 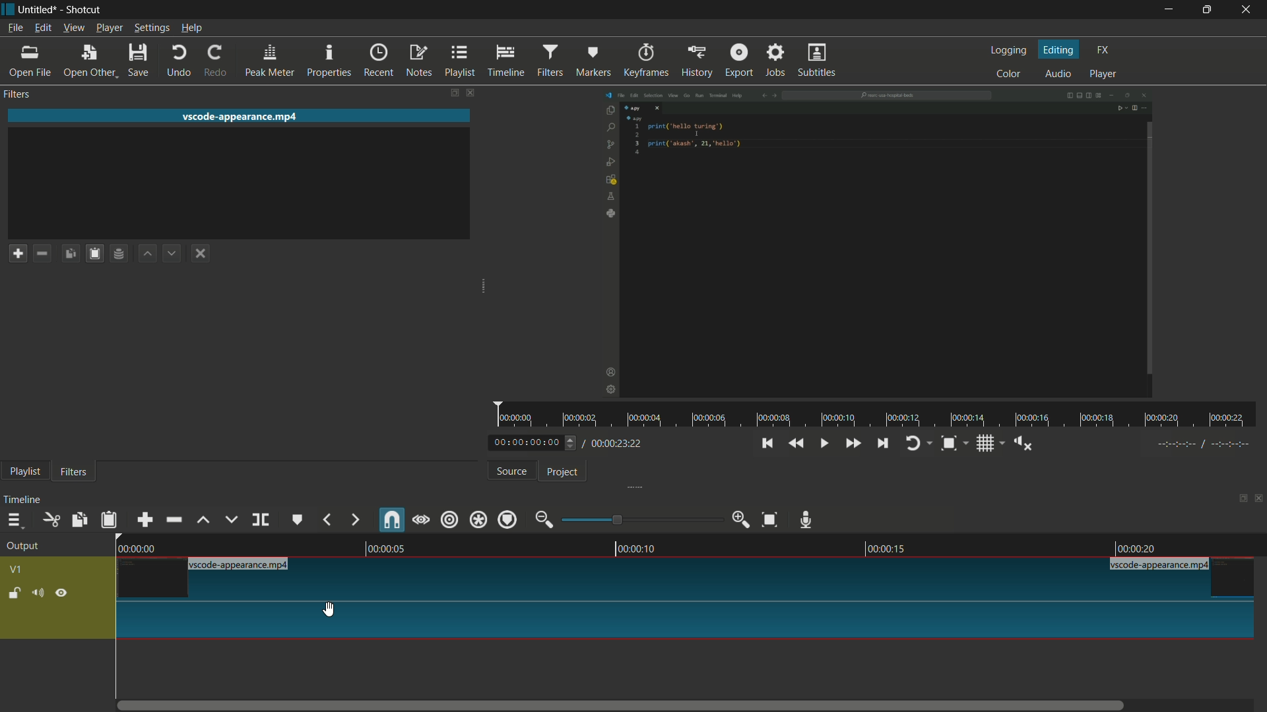 I want to click on Bll scode-appearance. mp4, so click(x=1161, y=566).